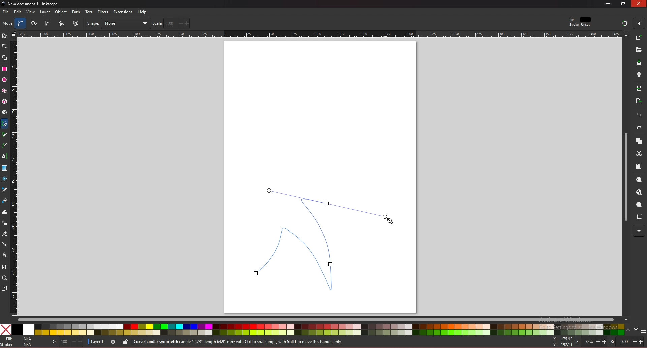  I want to click on shape builder, so click(5, 58).